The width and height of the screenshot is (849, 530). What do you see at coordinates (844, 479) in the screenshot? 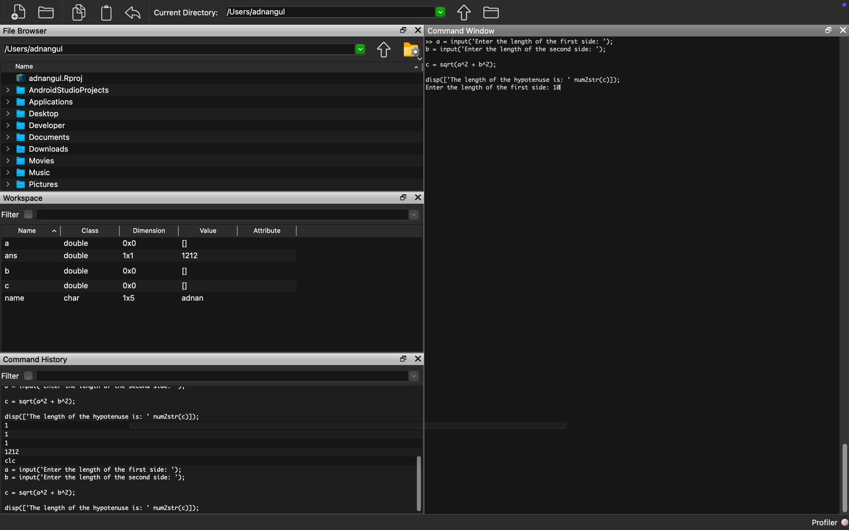
I see `vertical scroll bar` at bounding box center [844, 479].